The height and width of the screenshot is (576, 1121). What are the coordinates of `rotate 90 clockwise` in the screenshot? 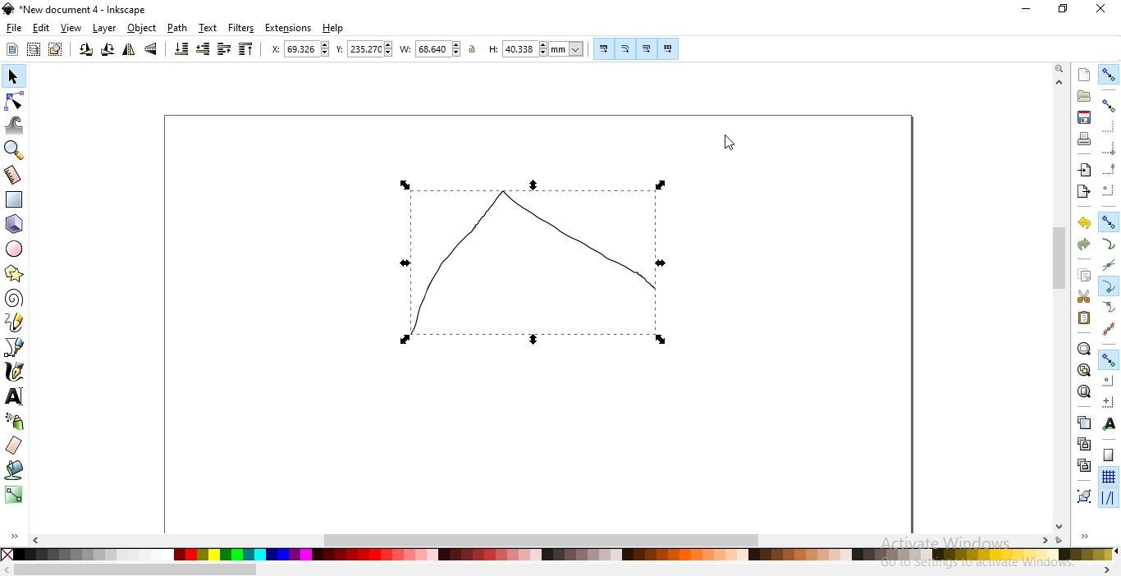 It's located at (108, 48).